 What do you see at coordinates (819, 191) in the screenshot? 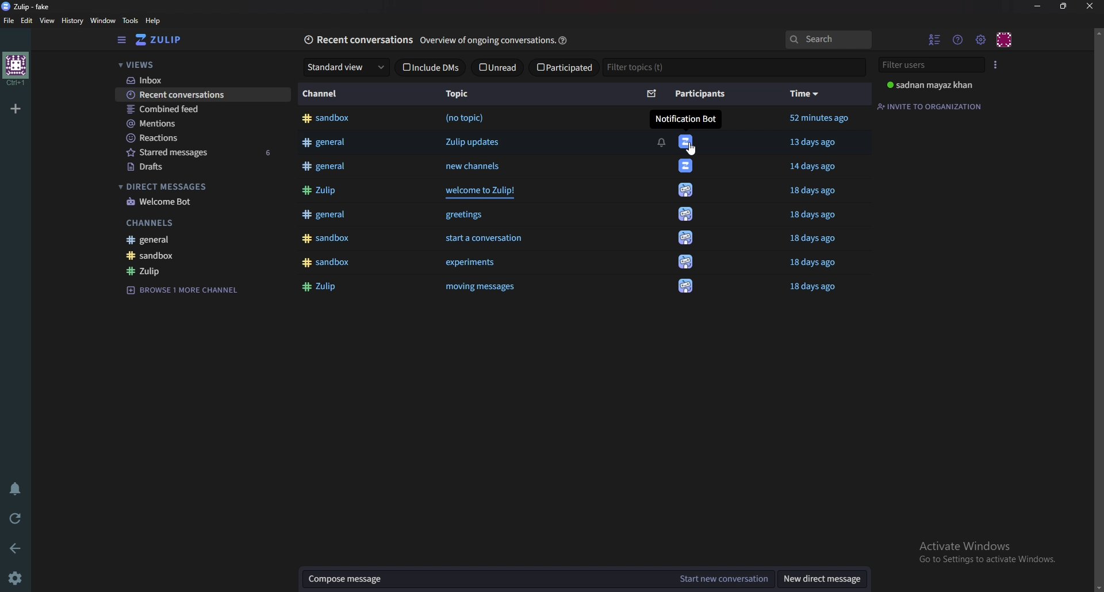
I see `18 days ago` at bounding box center [819, 191].